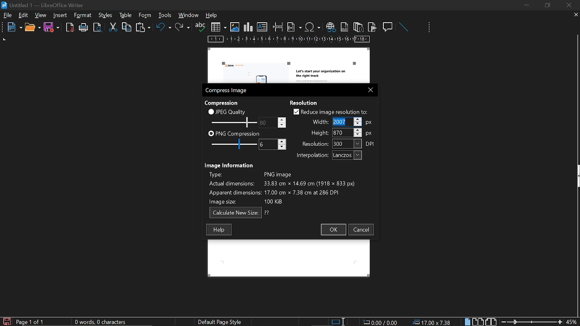 The height and width of the screenshot is (326, 580). What do you see at coordinates (282, 187) in the screenshot?
I see `image info` at bounding box center [282, 187].